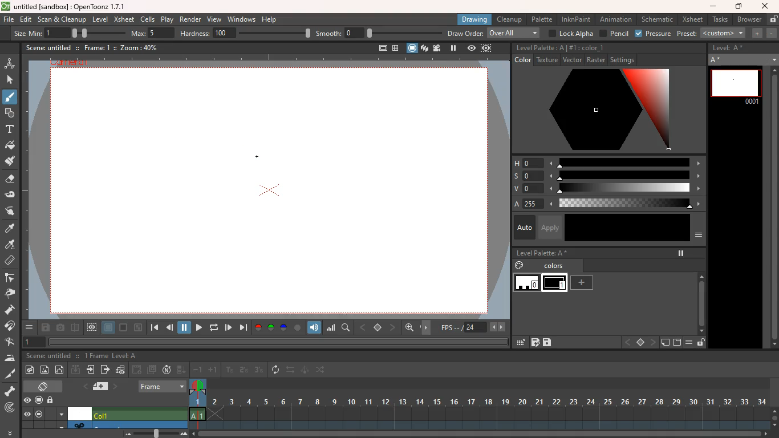 This screenshot has height=438, width=779. I want to click on cleanup, so click(509, 19).